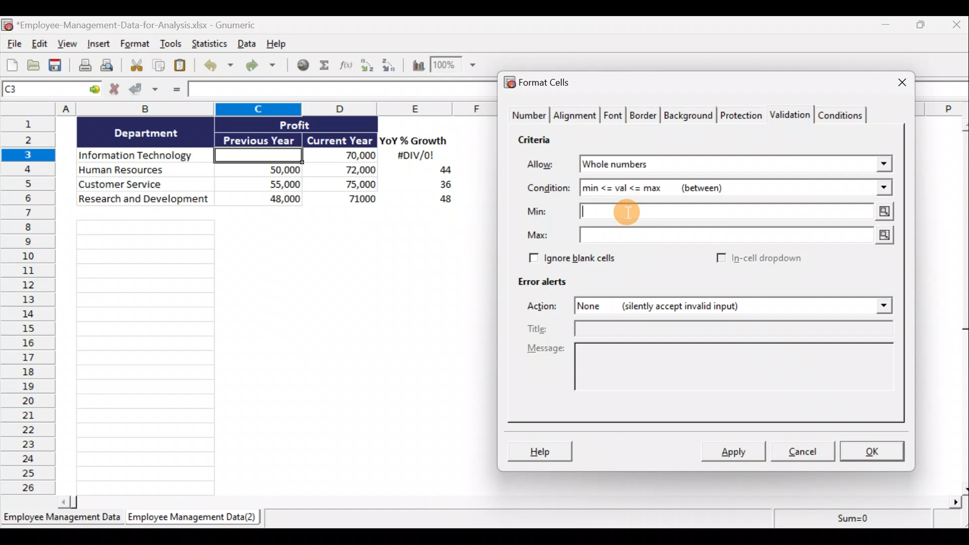 The height and width of the screenshot is (545, 969). What do you see at coordinates (922, 27) in the screenshot?
I see `Restore down` at bounding box center [922, 27].